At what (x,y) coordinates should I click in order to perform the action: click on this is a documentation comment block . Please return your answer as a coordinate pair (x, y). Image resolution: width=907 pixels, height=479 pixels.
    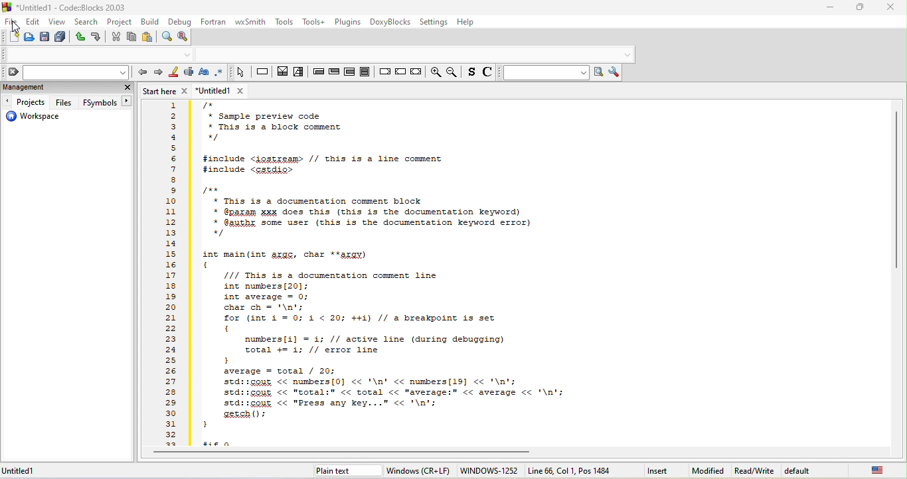
    Looking at the image, I should click on (518, 272).